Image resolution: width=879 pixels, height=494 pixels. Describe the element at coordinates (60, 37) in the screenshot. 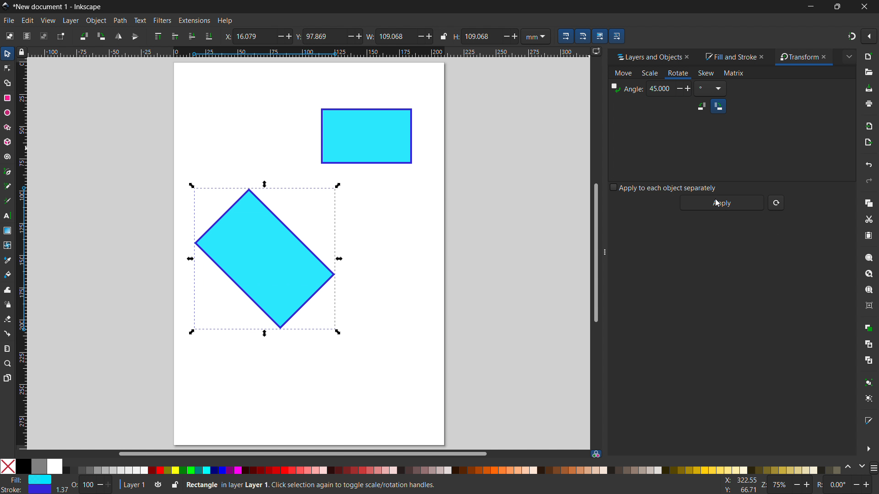

I see `toggle selection box` at that location.